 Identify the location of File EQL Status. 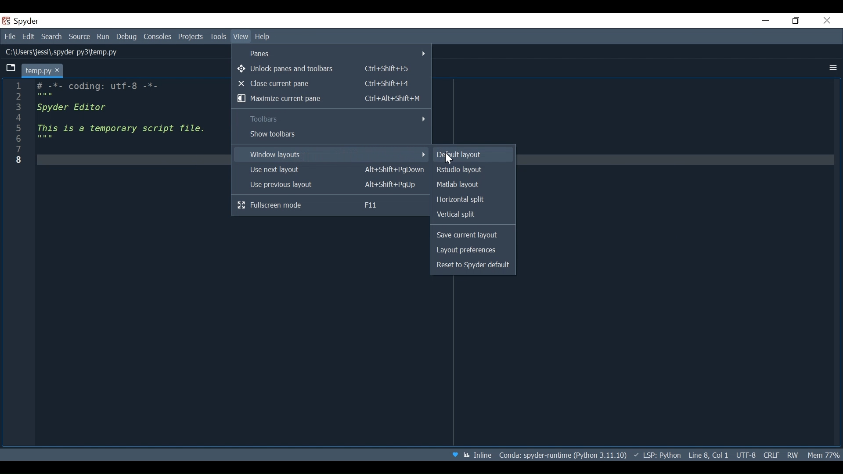
(772, 455).